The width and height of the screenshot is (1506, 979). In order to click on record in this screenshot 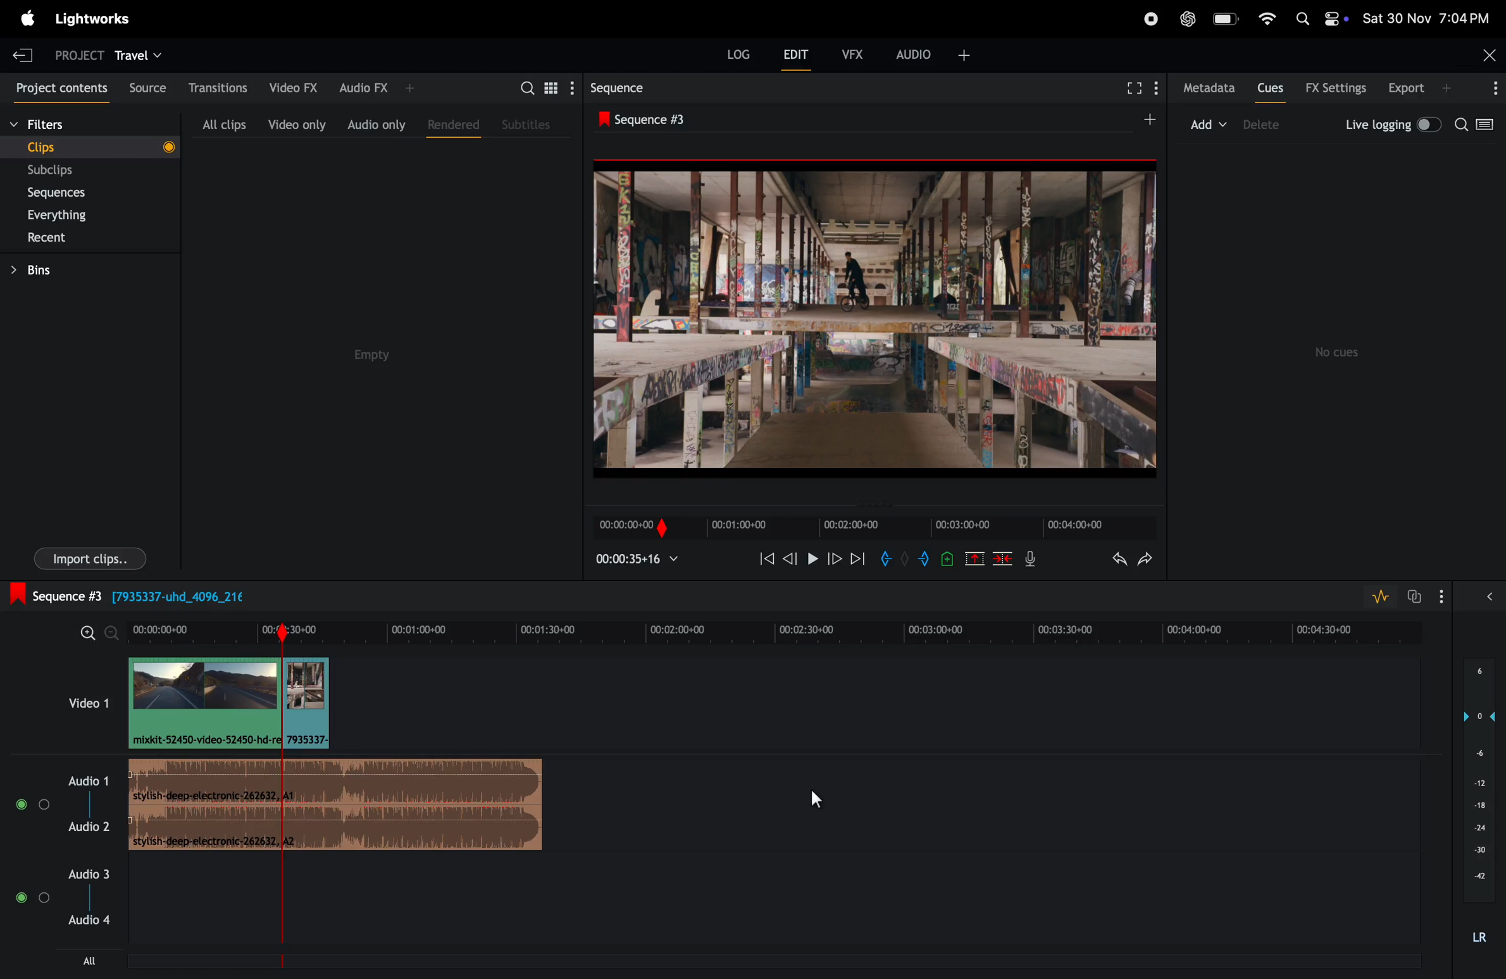, I will do `click(1148, 18)`.